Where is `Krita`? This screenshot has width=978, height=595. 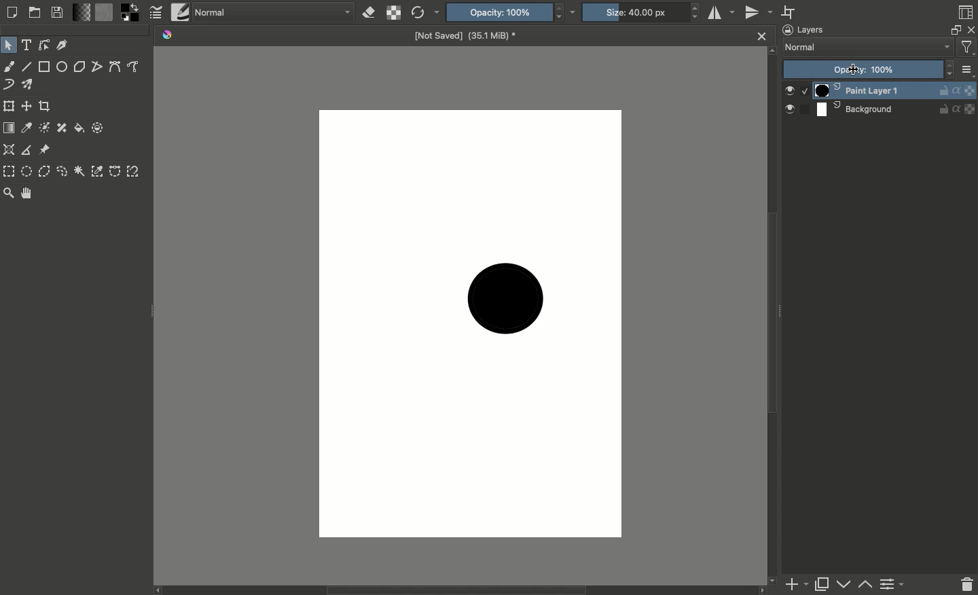 Krita is located at coordinates (169, 35).